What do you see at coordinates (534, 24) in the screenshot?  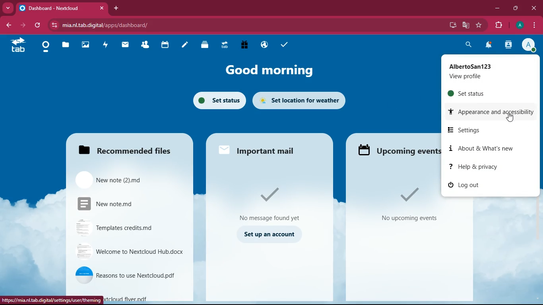 I see `menu` at bounding box center [534, 24].